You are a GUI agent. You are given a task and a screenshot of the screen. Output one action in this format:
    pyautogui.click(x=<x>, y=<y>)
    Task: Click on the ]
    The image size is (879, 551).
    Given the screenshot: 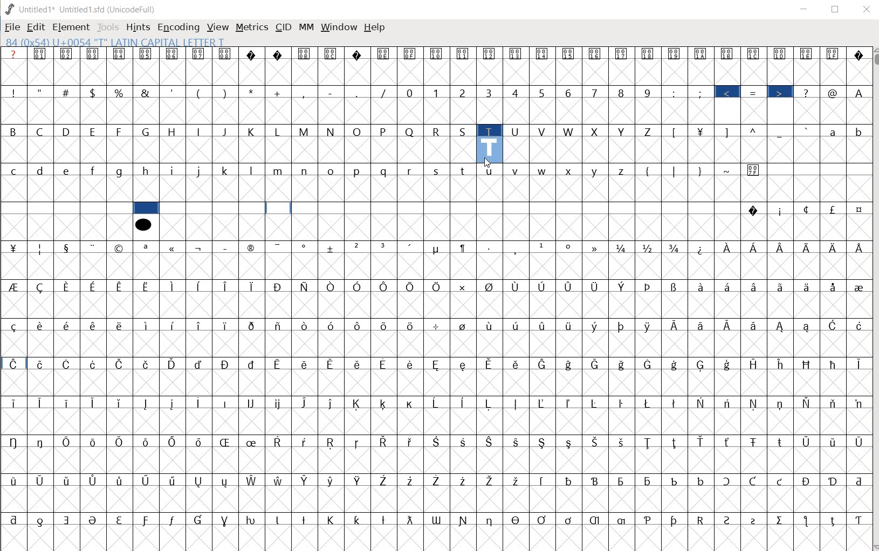 What is the action you would take?
    pyautogui.click(x=730, y=131)
    